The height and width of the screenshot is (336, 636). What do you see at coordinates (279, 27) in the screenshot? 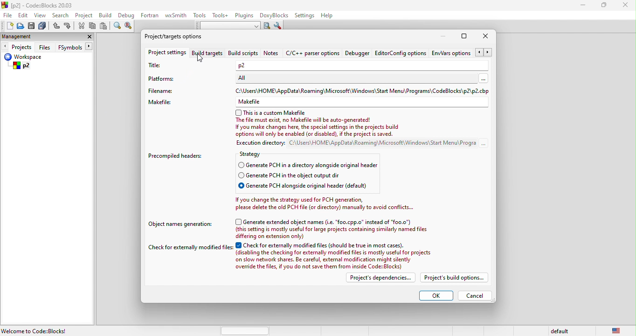
I see `show option window` at bounding box center [279, 27].